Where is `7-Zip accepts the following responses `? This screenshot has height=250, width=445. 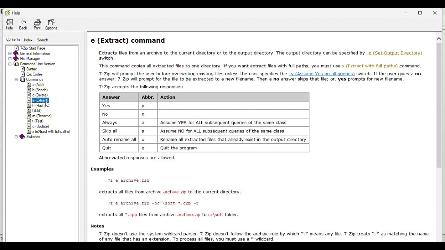
7-Zip accepts the following responses  is located at coordinates (215, 124).